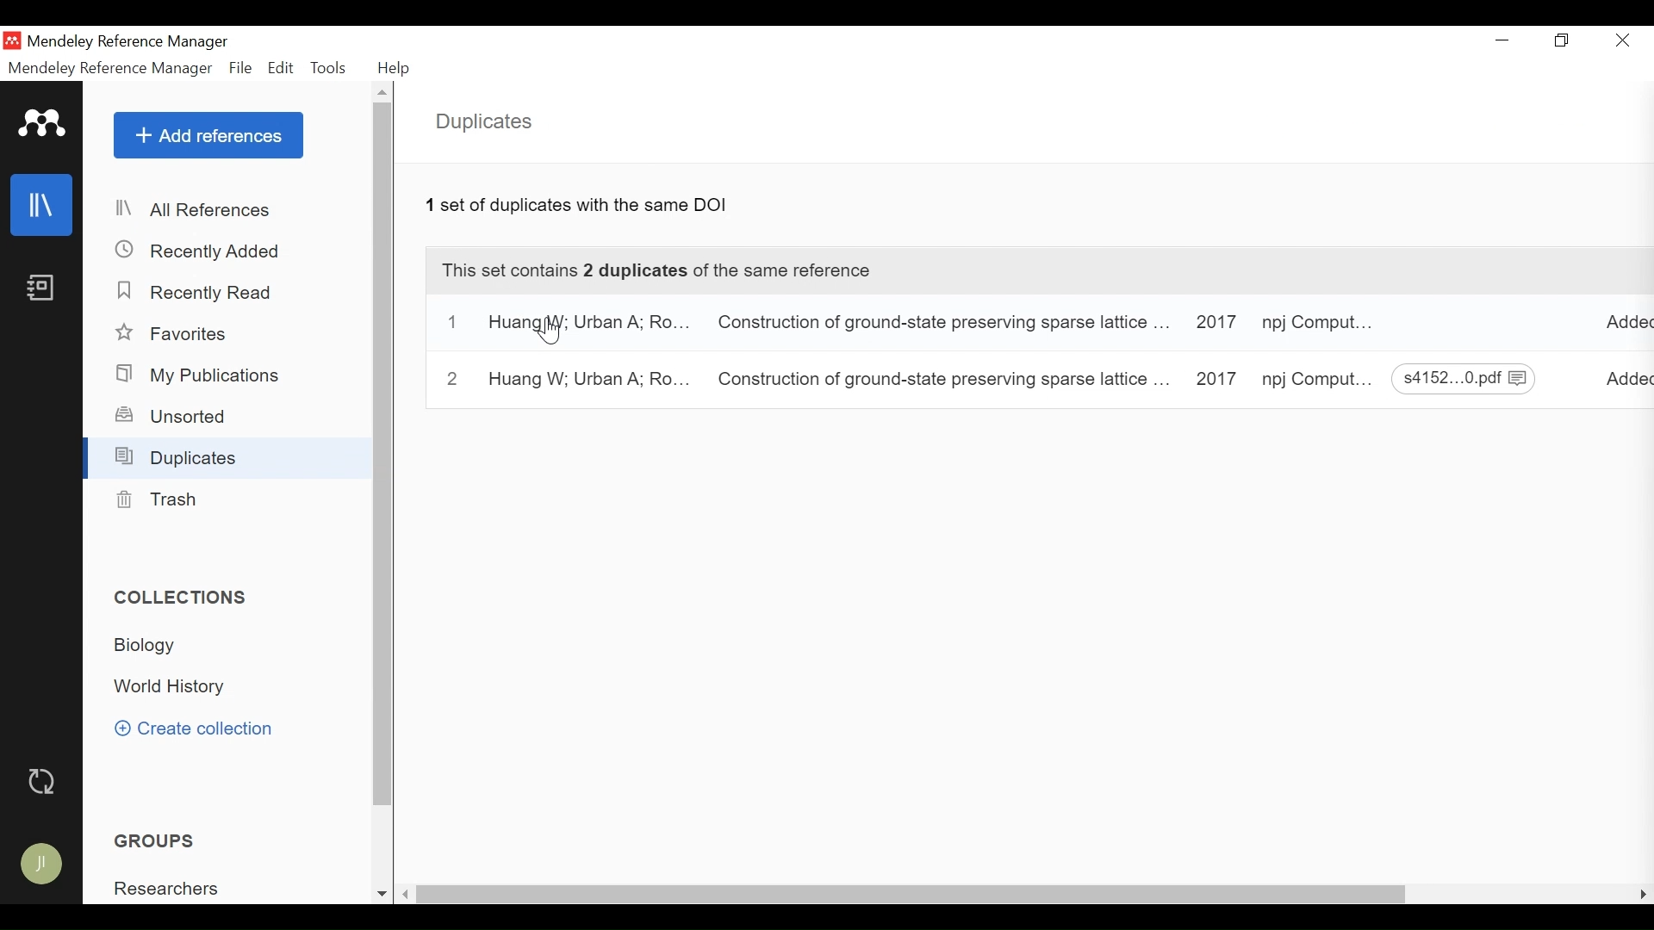 The height and width of the screenshot is (930, 1654). What do you see at coordinates (158, 840) in the screenshot?
I see `Groups` at bounding box center [158, 840].